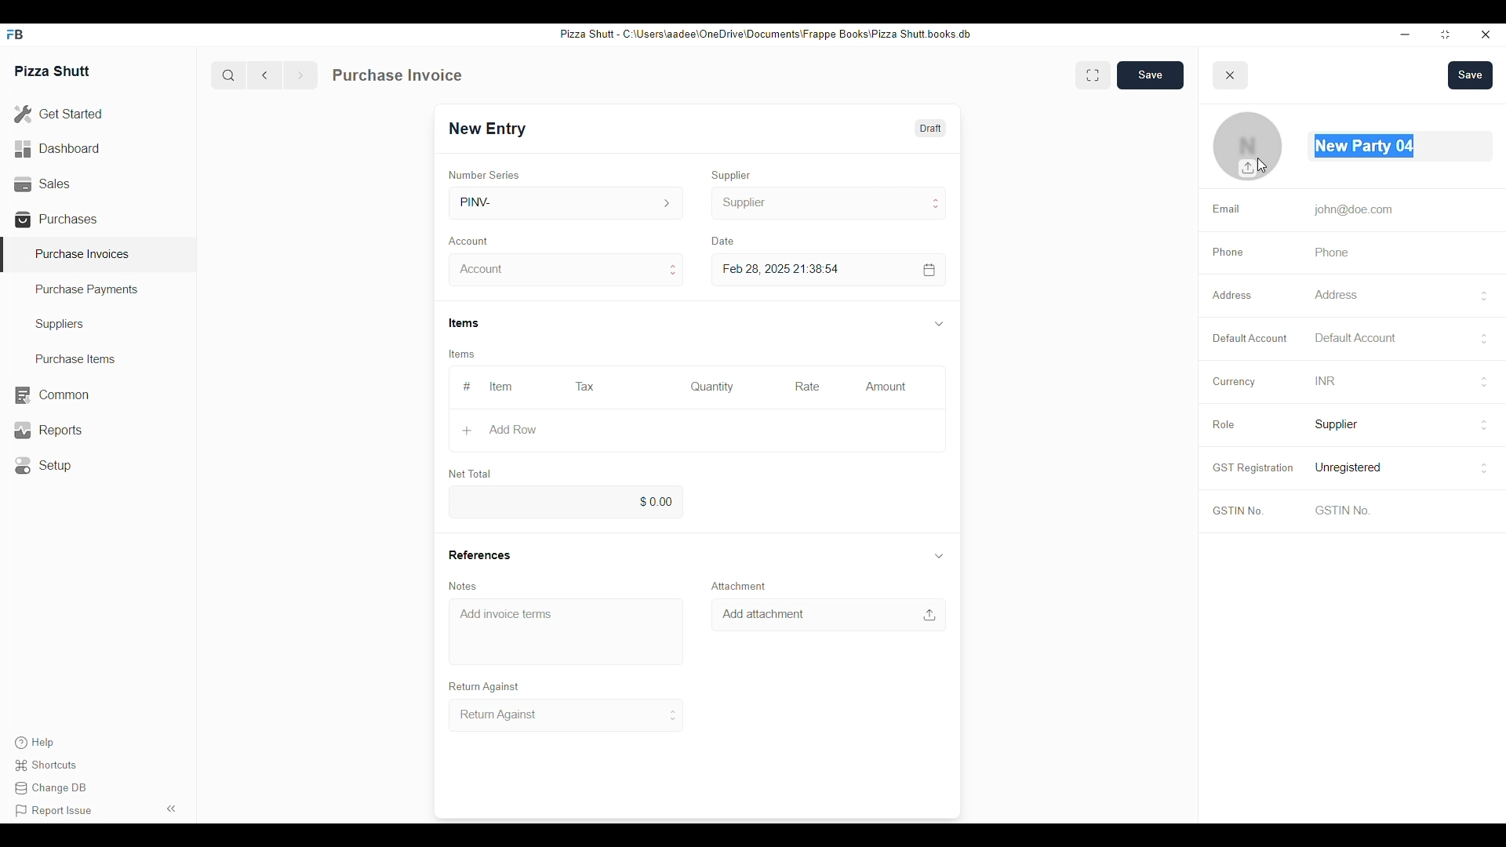  Describe the element at coordinates (565, 270) in the screenshot. I see `Account` at that location.